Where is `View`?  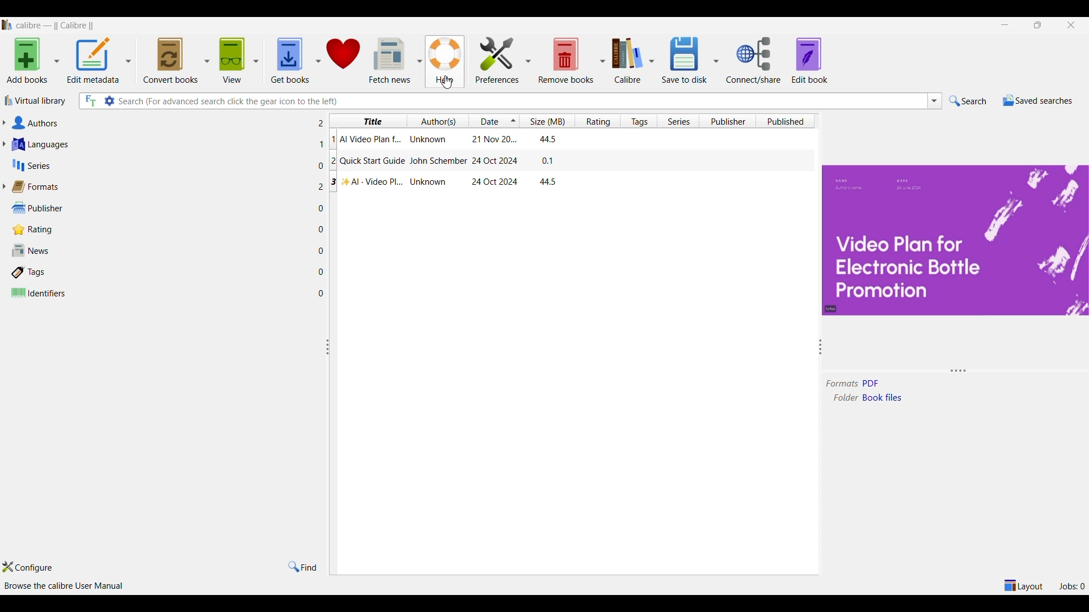
View is located at coordinates (231, 61).